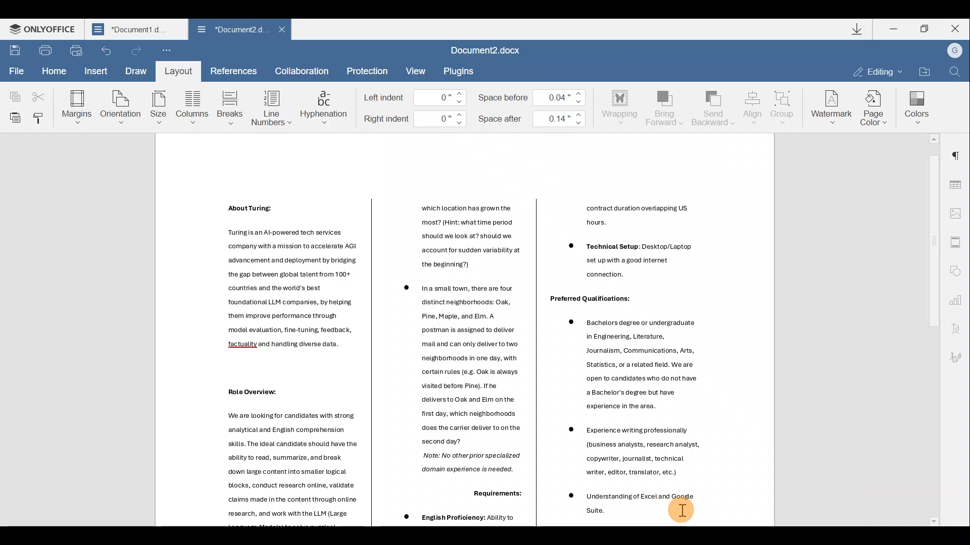 The height and width of the screenshot is (545, 970). What do you see at coordinates (287, 290) in the screenshot?
I see `` at bounding box center [287, 290].